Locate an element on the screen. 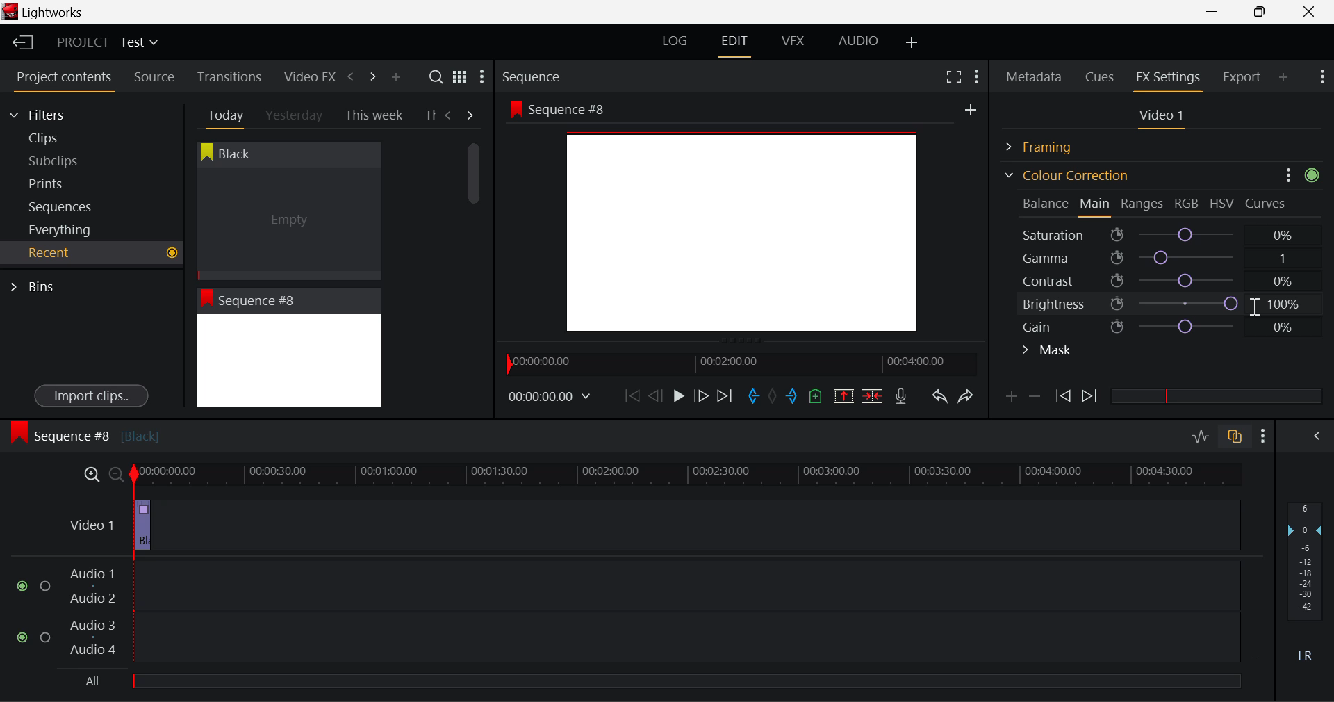 The image size is (1334, 702). DRAG_TO Cursor Position is located at coordinates (1243, 304).